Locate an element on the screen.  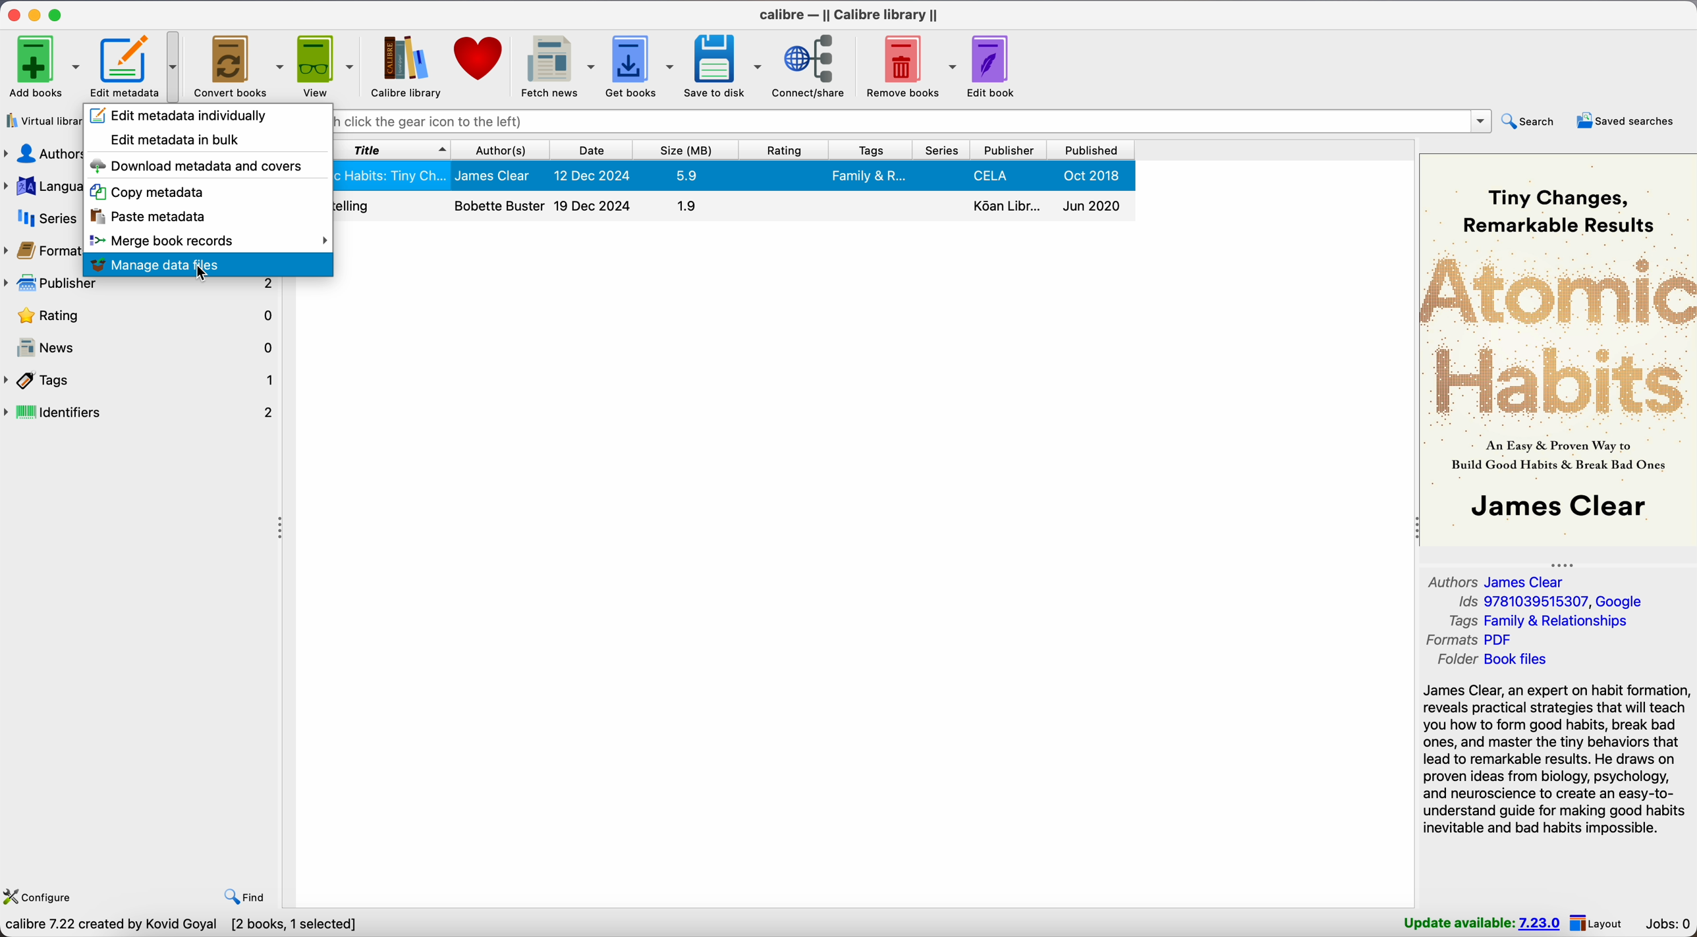
remove books is located at coordinates (910, 66).